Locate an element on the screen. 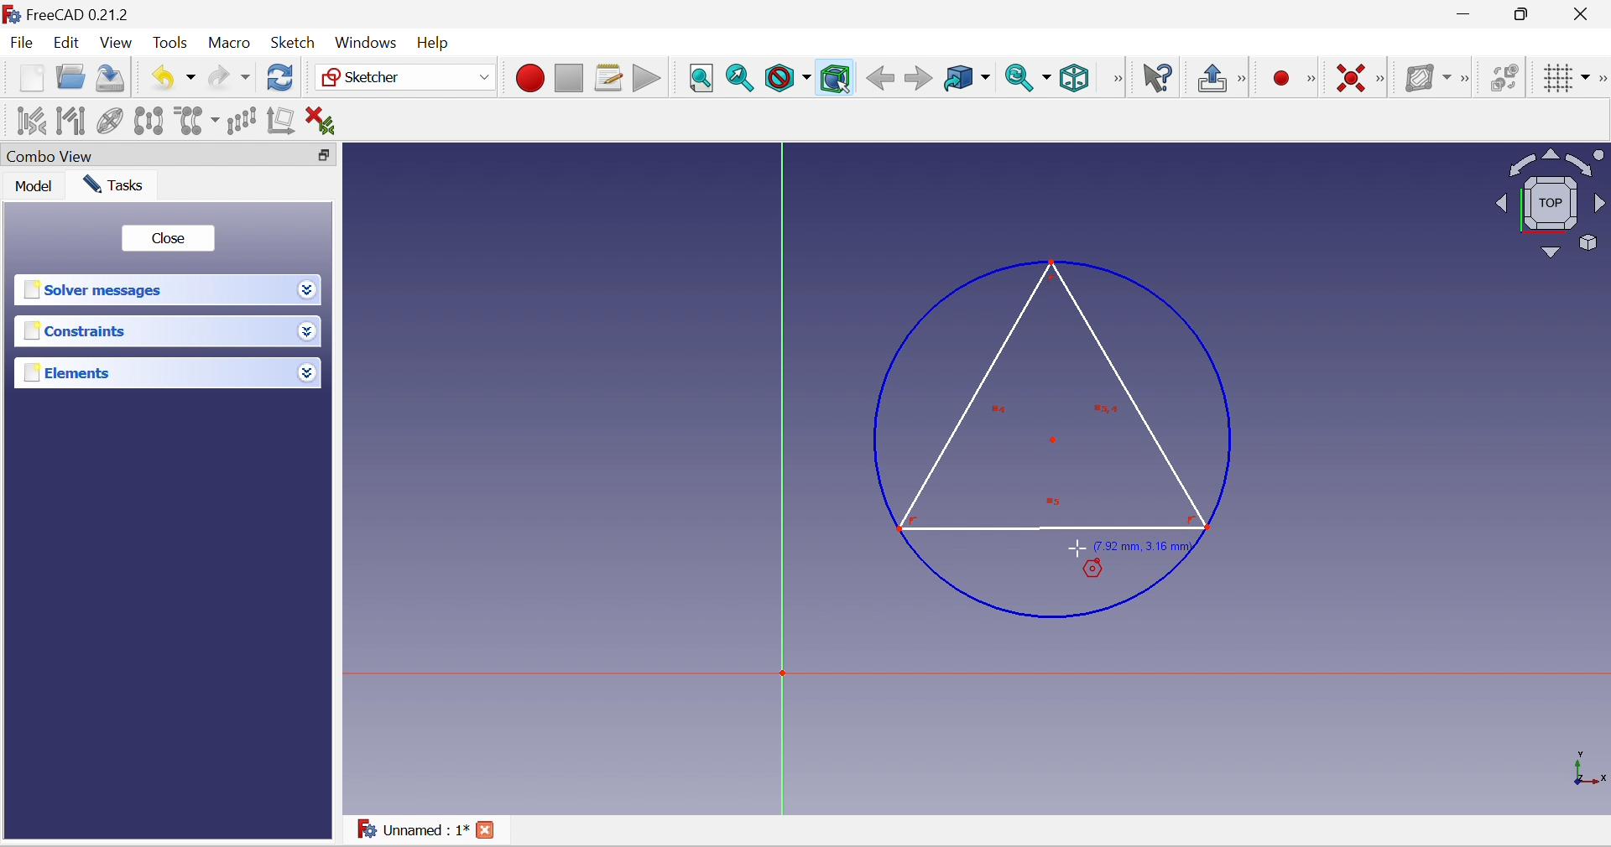 Image resolution: width=1611 pixels, height=847 pixels. Redo is located at coordinates (229, 80).